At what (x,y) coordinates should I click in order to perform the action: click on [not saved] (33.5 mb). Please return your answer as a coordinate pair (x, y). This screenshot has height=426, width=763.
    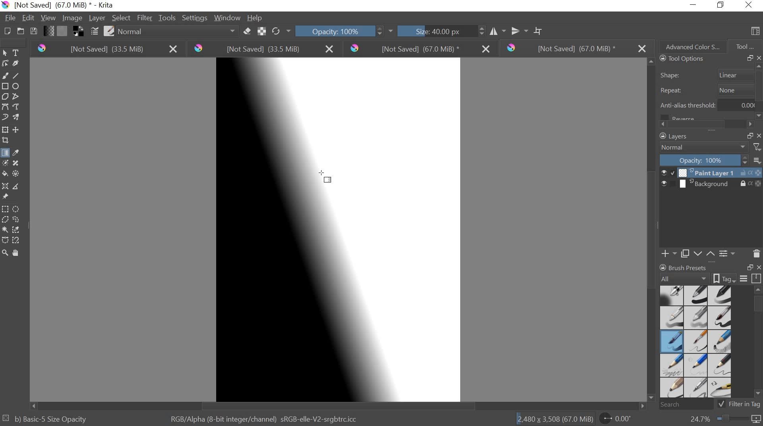
    Looking at the image, I should click on (574, 48).